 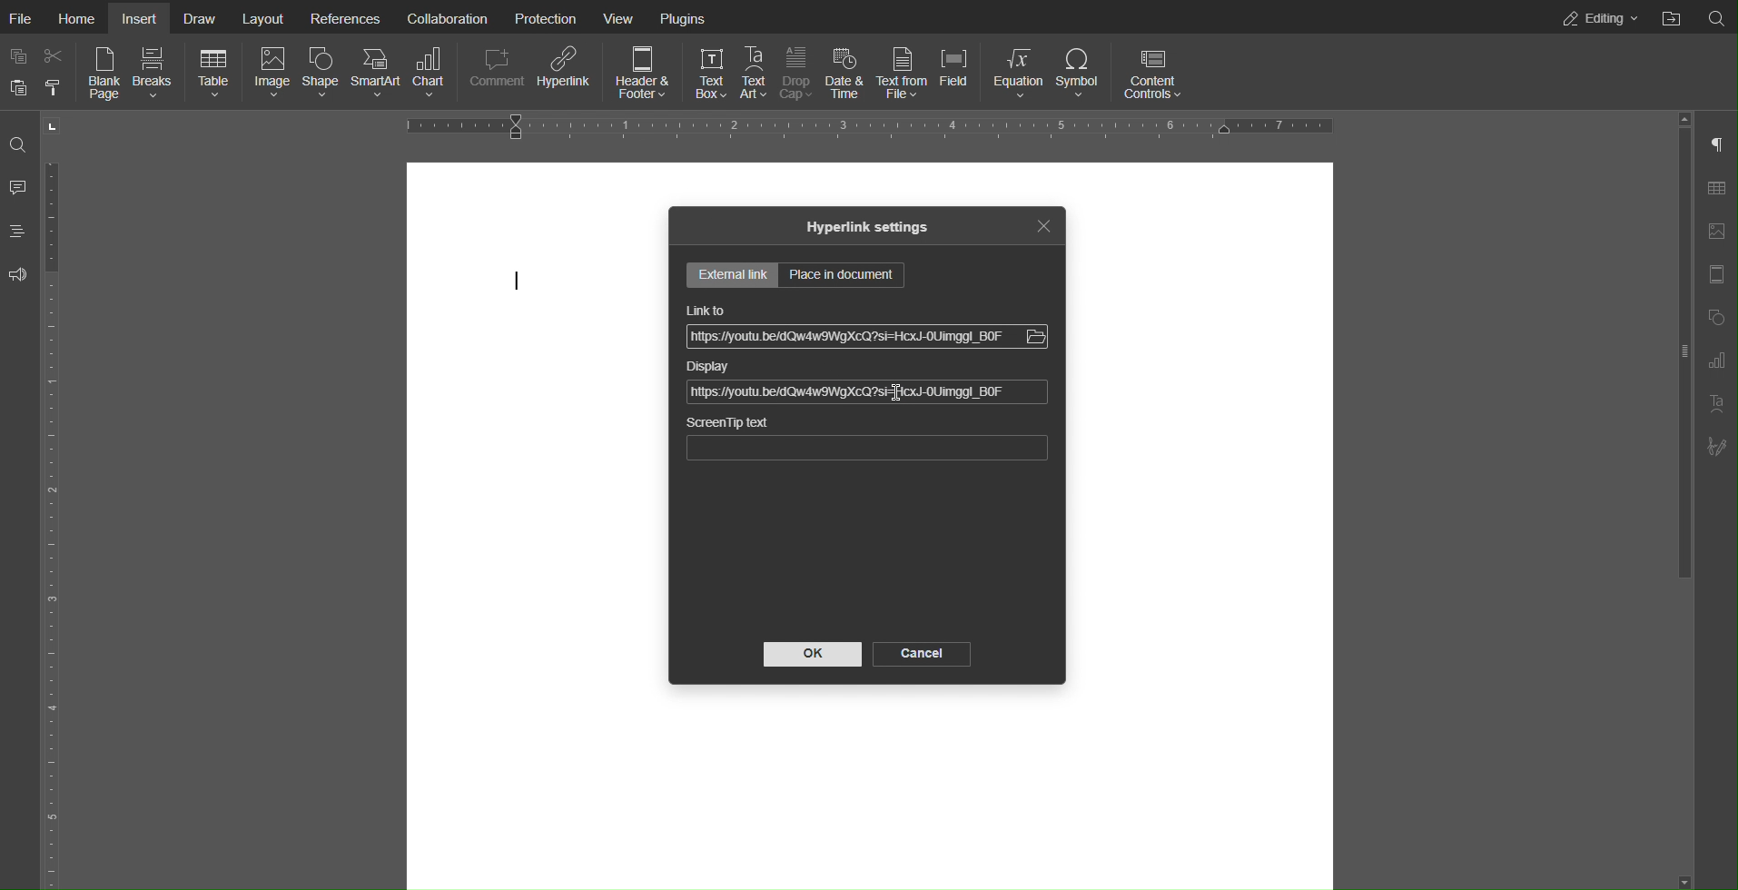 What do you see at coordinates (799, 74) in the screenshot?
I see `Drop Cap` at bounding box center [799, 74].